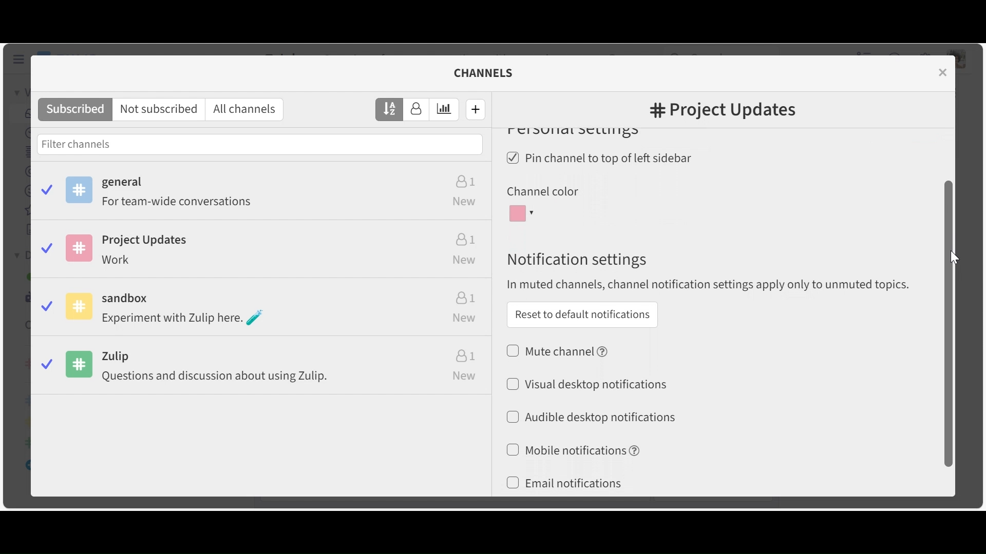  I want to click on Sort by number of subscribers, so click(416, 110).